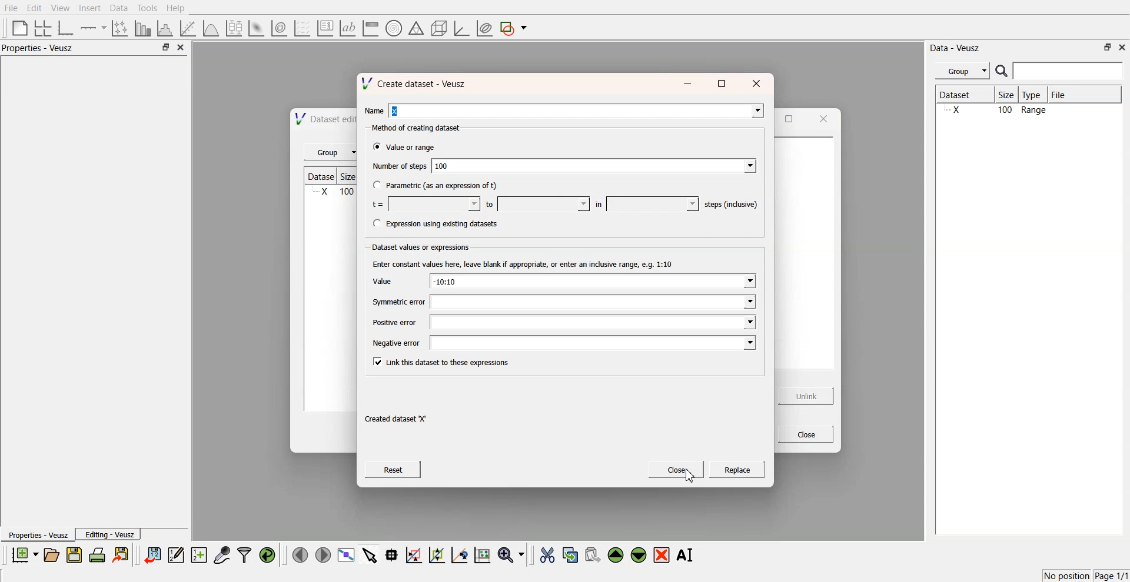  What do you see at coordinates (677, 469) in the screenshot?
I see `Close` at bounding box center [677, 469].